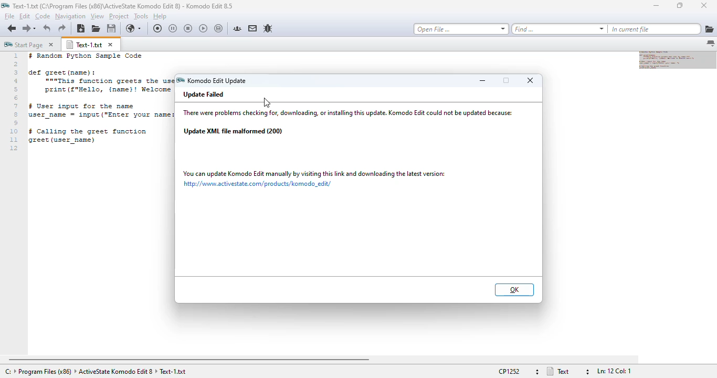  Describe the element at coordinates (461, 29) in the screenshot. I see `open file` at that location.